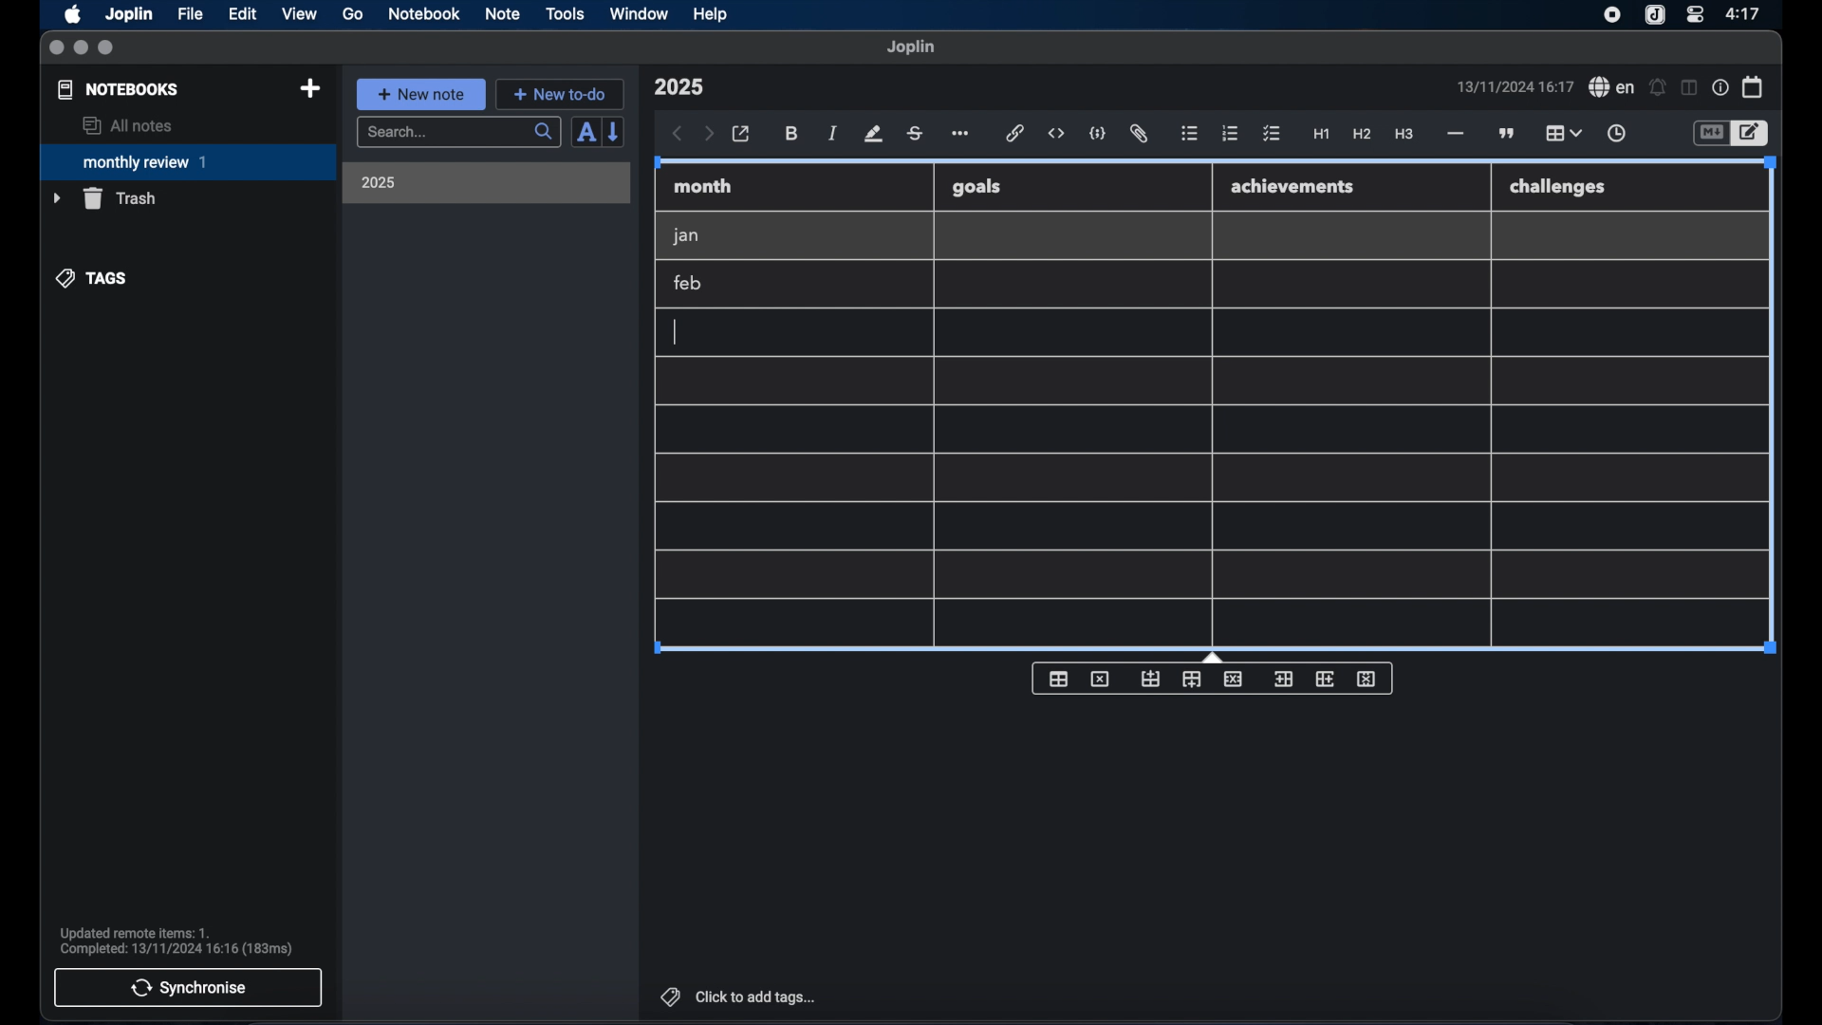  Describe the element at coordinates (1235, 678) in the screenshot. I see `delete row` at that location.